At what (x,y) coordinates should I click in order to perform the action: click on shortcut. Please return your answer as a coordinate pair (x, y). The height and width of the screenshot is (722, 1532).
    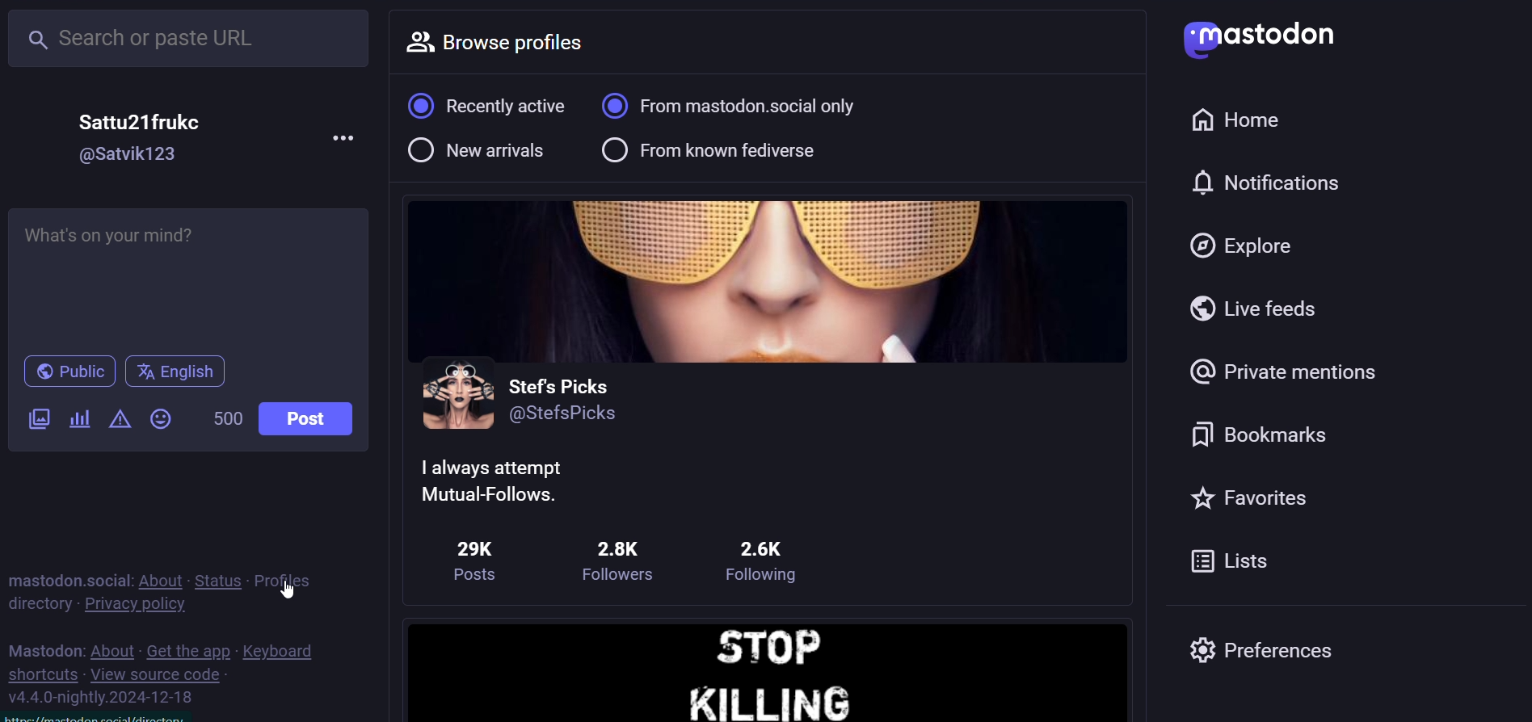
    Looking at the image, I should click on (44, 674).